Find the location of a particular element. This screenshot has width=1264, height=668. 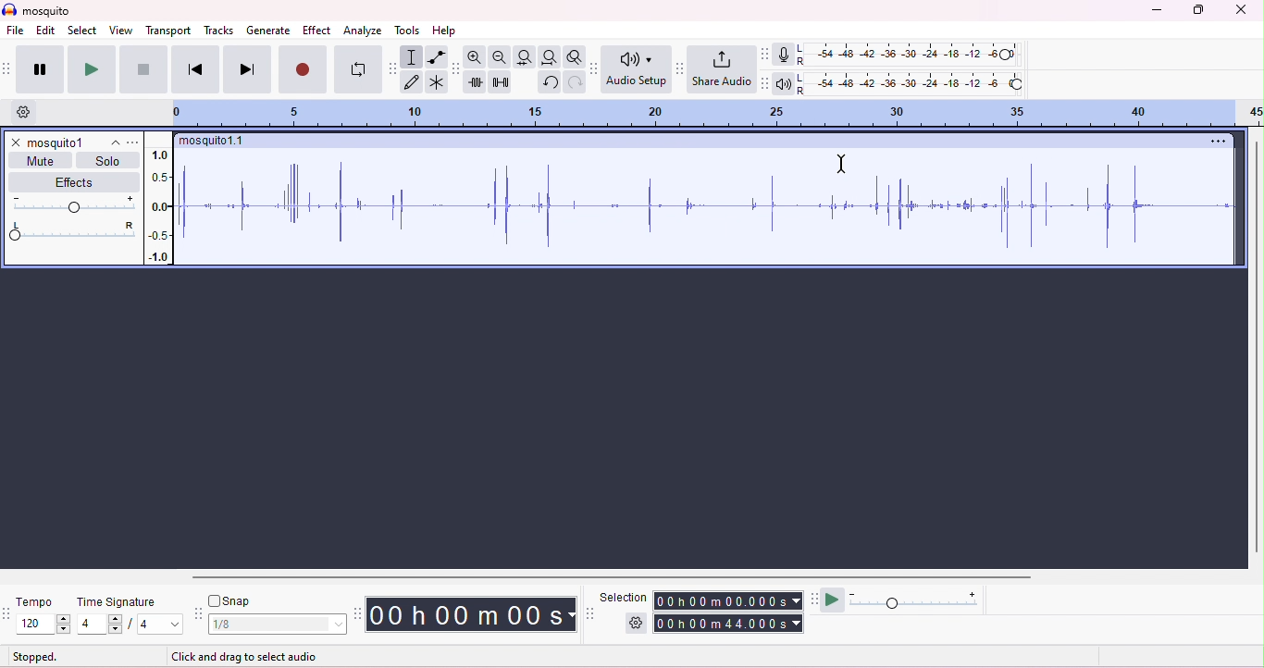

selection is located at coordinates (624, 597).